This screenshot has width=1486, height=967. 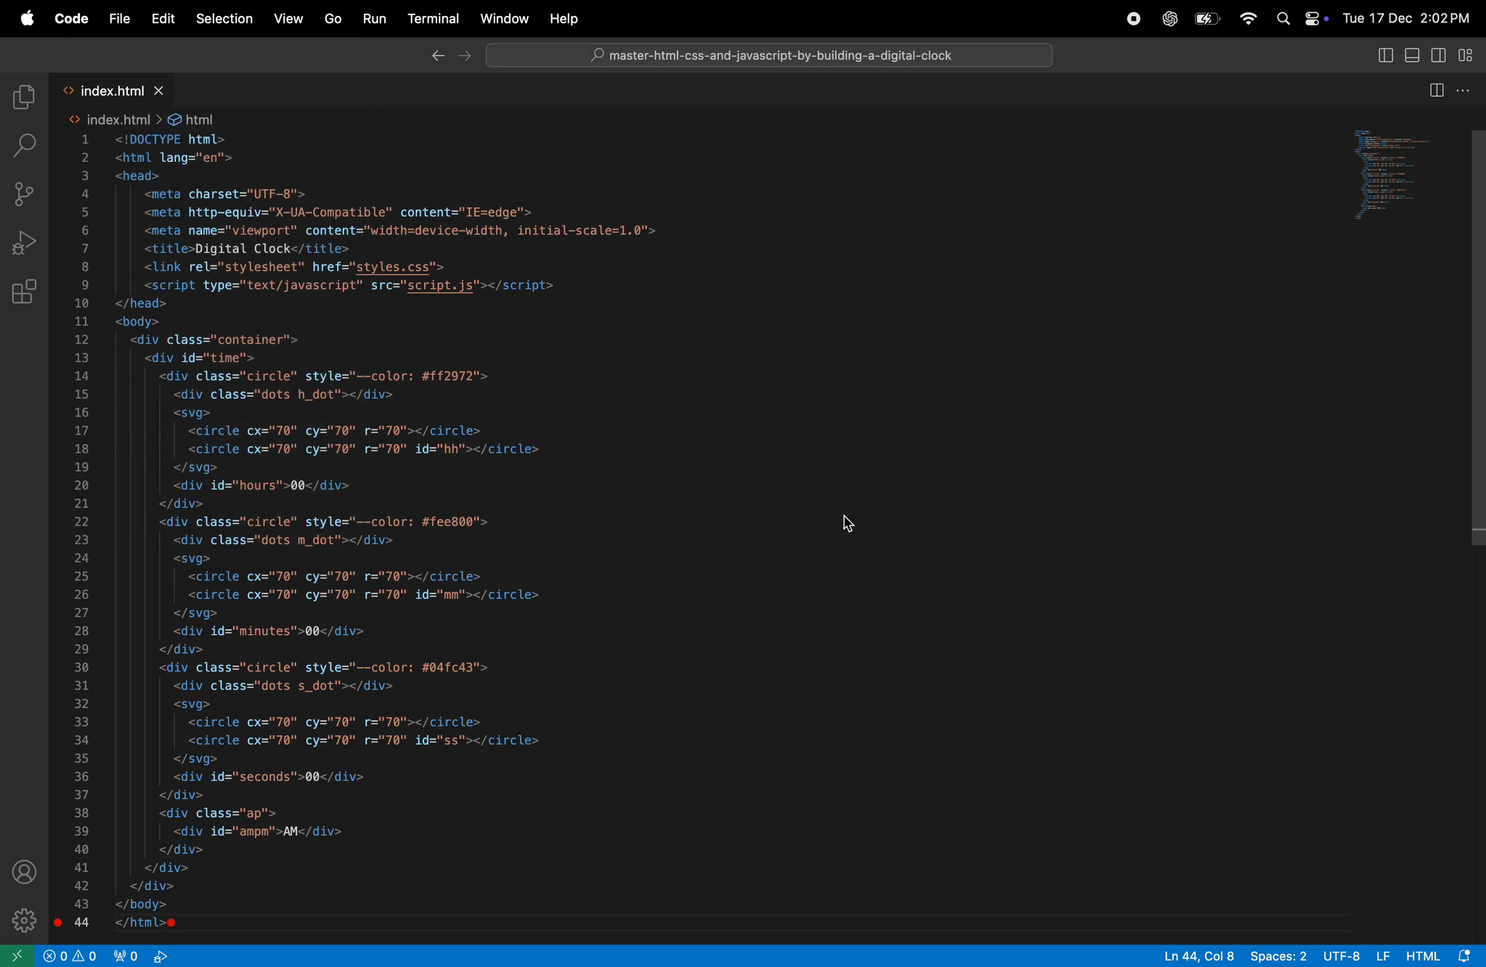 I want to click on close, so click(x=464, y=57).